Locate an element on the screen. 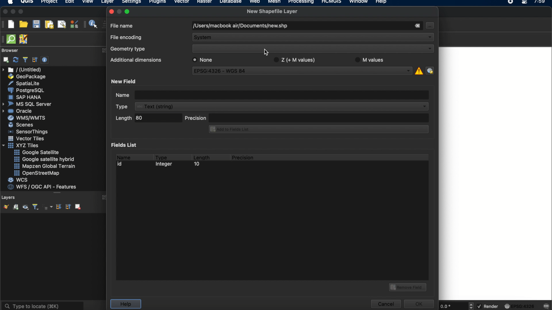 Image resolution: width=552 pixels, height=310 pixels. Z (+M values is located at coordinates (294, 60).